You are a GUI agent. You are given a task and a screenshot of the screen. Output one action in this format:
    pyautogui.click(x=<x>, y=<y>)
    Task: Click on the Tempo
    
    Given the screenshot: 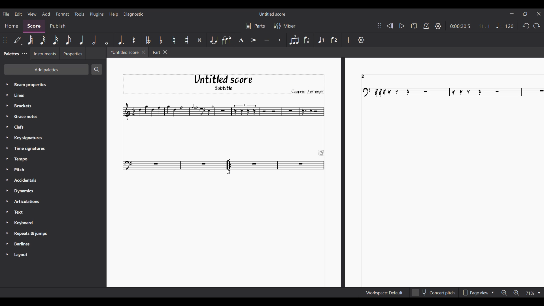 What is the action you would take?
    pyautogui.click(x=505, y=25)
    